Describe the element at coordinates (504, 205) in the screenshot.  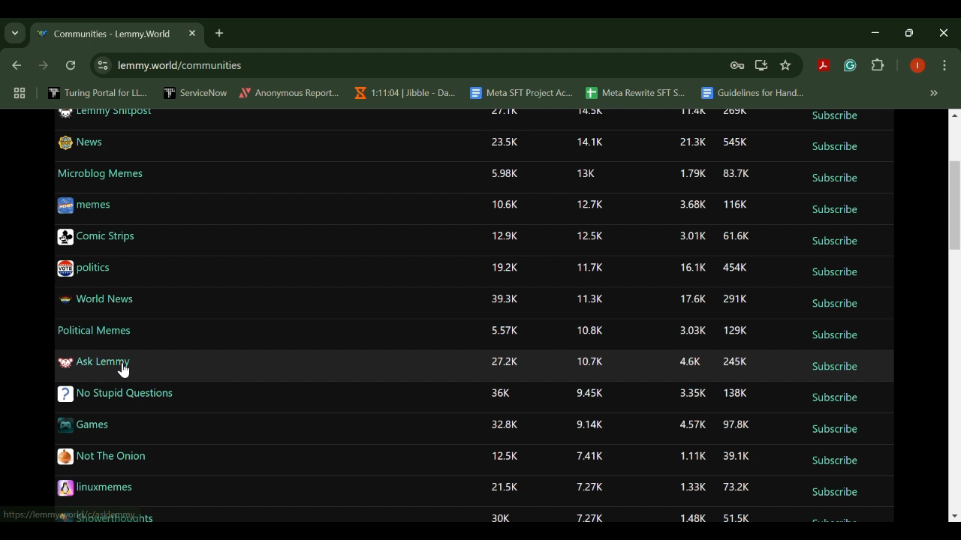
I see `10.6K` at that location.